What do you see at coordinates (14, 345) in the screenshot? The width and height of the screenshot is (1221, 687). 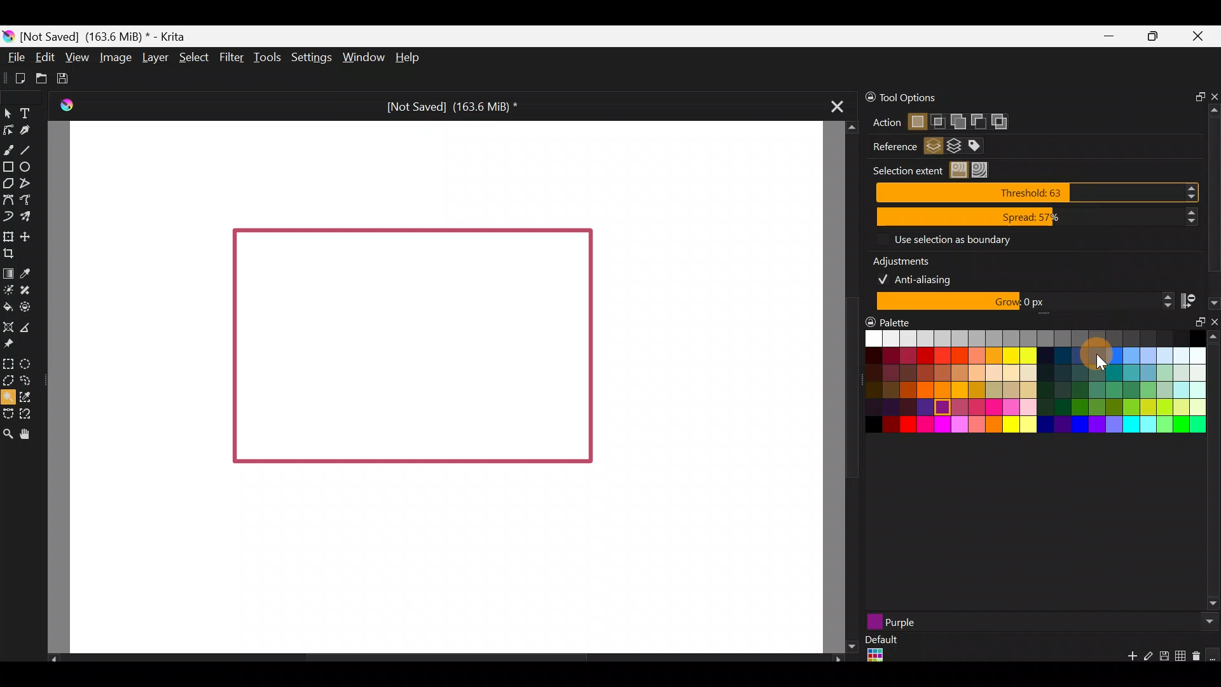 I see `Reference images tool` at bounding box center [14, 345].